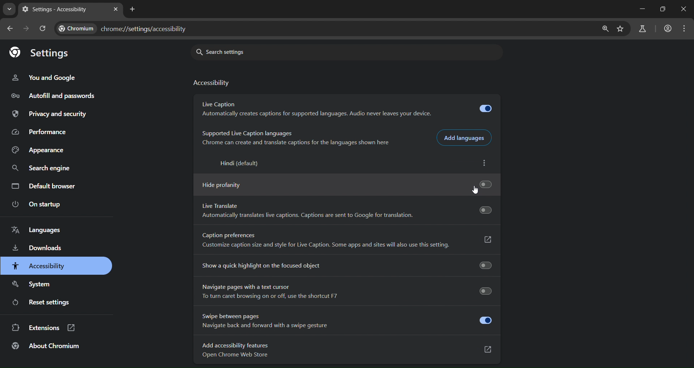  What do you see at coordinates (668, 28) in the screenshot?
I see `accounts` at bounding box center [668, 28].